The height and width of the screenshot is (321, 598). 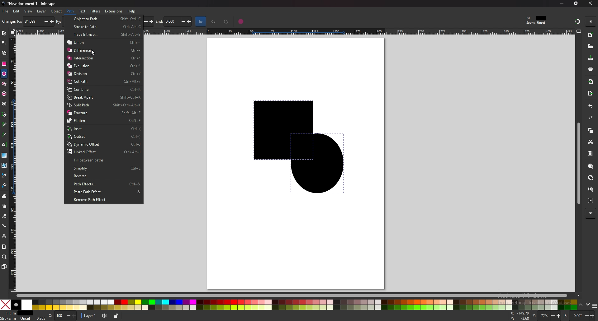 What do you see at coordinates (562, 3) in the screenshot?
I see `minimize` at bounding box center [562, 3].